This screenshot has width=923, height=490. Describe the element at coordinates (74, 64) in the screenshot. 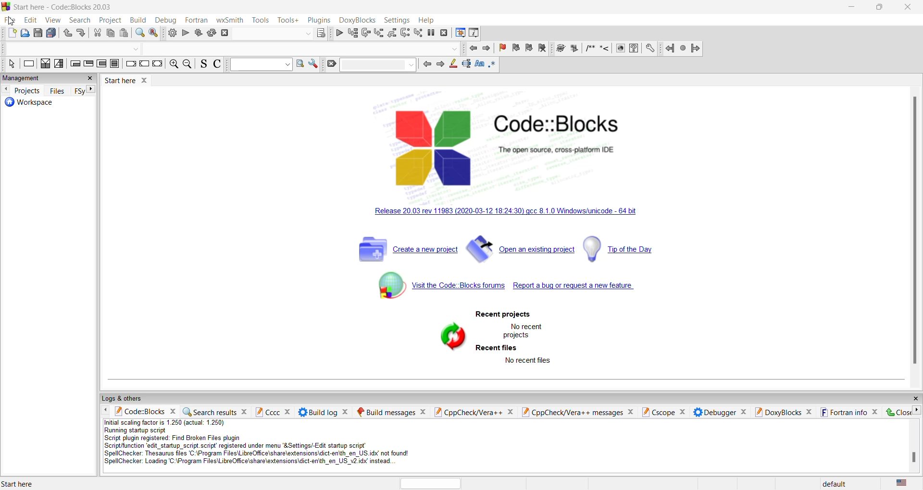

I see `entry condition loop` at that location.